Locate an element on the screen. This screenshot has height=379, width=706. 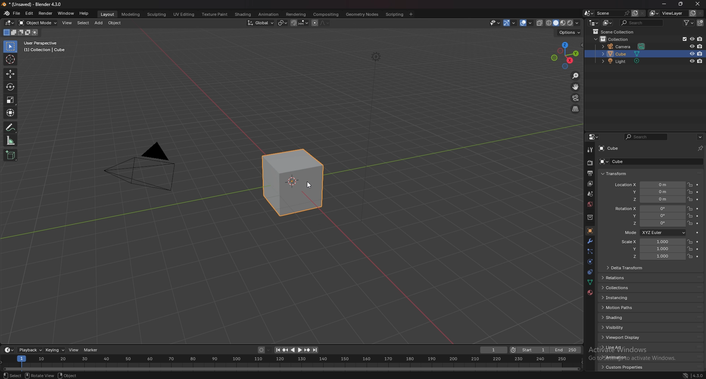
mode is located at coordinates (654, 233).